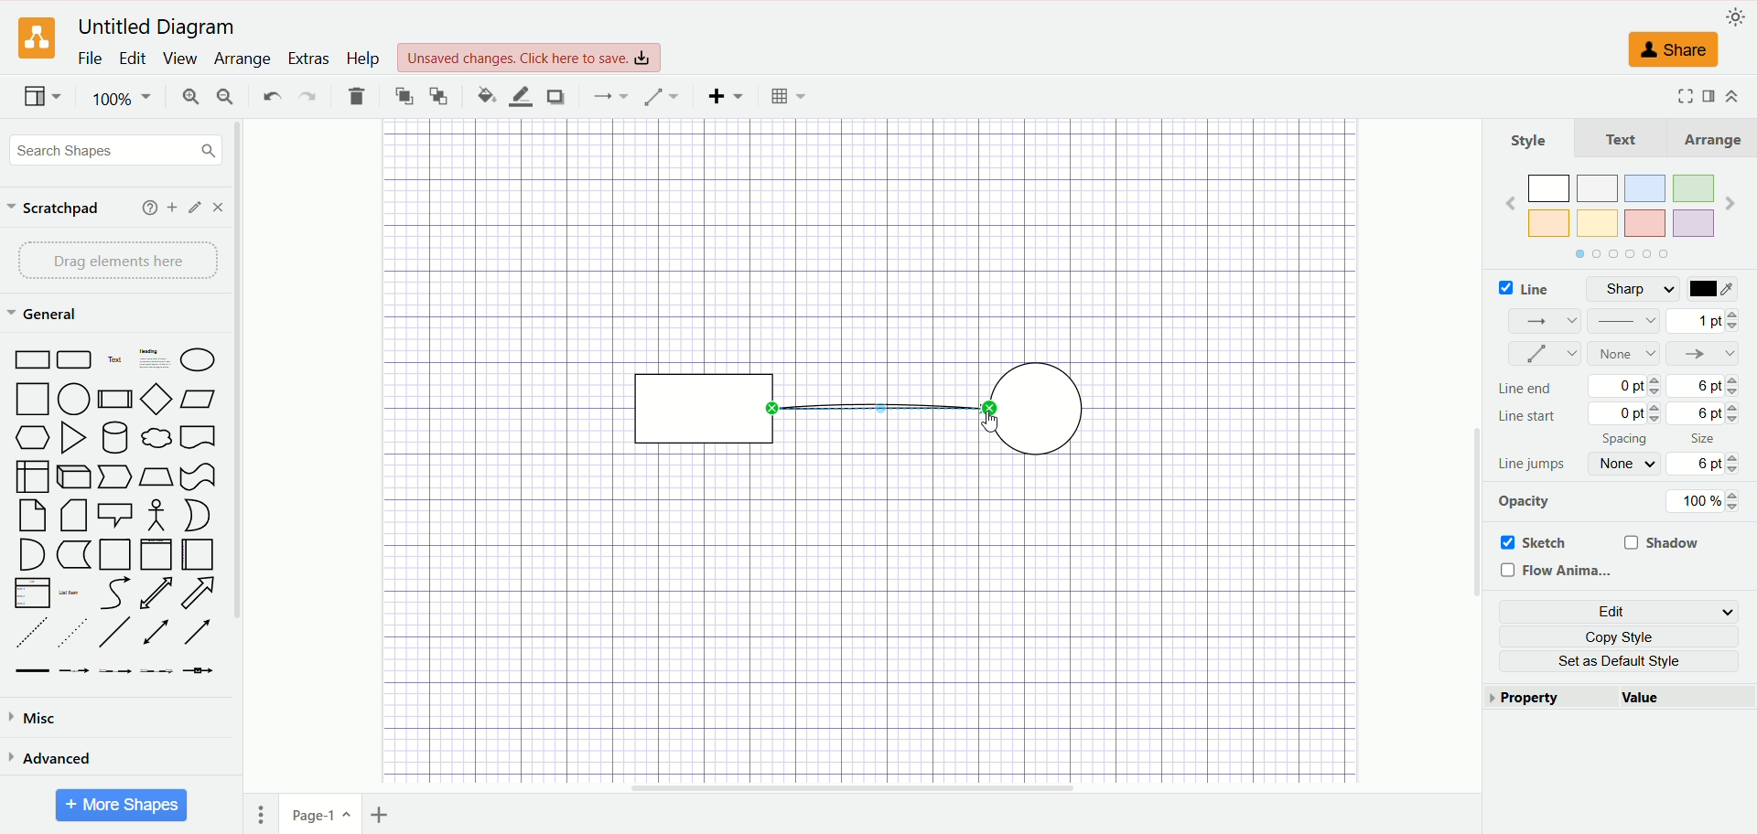  Describe the element at coordinates (33, 401) in the screenshot. I see `Square` at that location.